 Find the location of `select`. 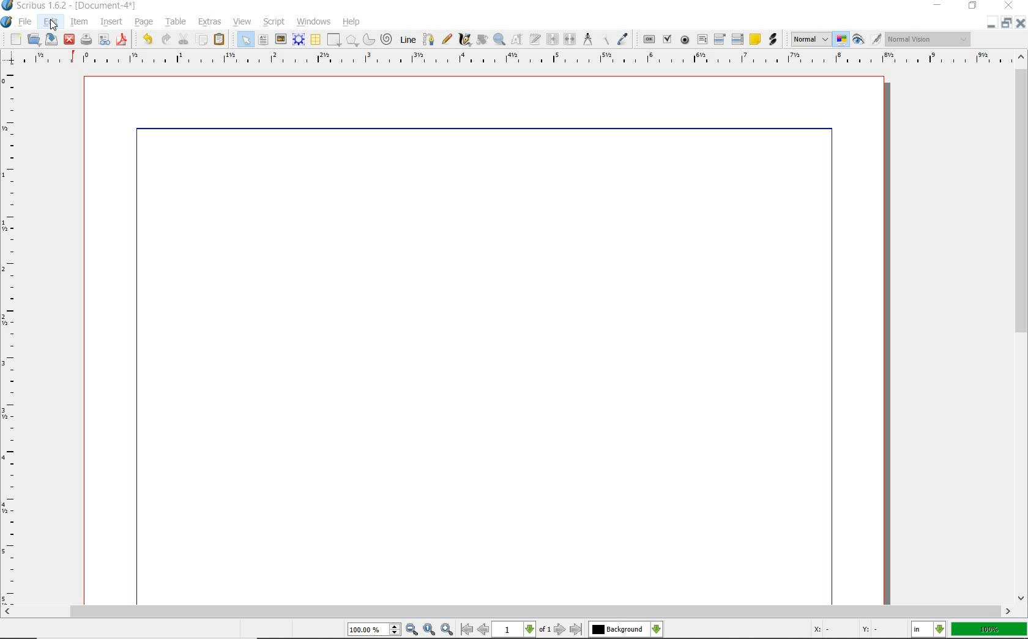

select is located at coordinates (243, 39).